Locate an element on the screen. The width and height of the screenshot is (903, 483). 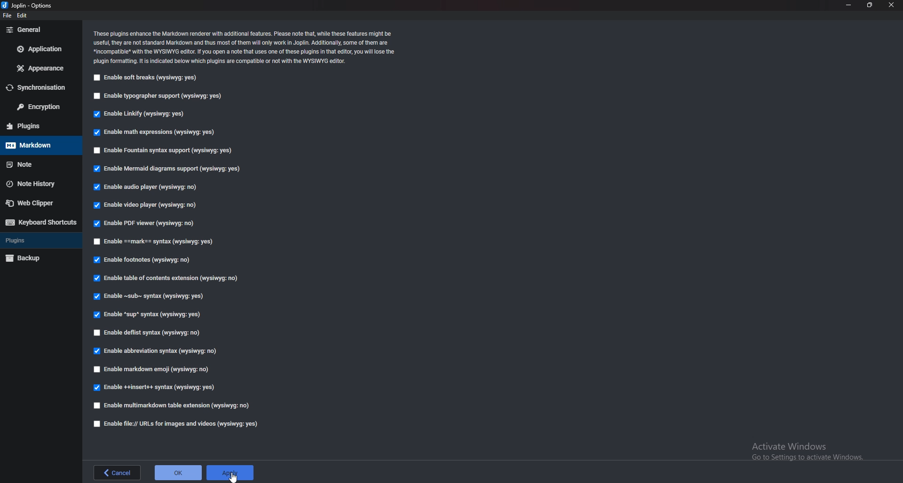
Enable fountain syntax support is located at coordinates (165, 150).